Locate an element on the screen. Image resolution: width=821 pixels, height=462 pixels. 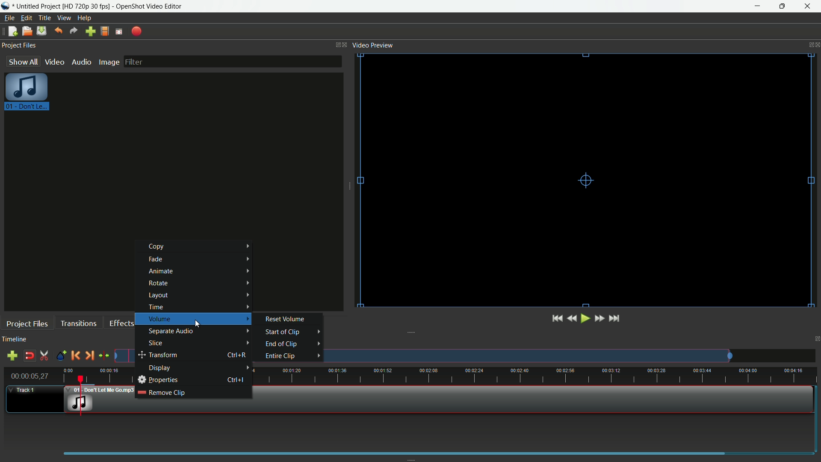
play or pause; is located at coordinates (586, 319).